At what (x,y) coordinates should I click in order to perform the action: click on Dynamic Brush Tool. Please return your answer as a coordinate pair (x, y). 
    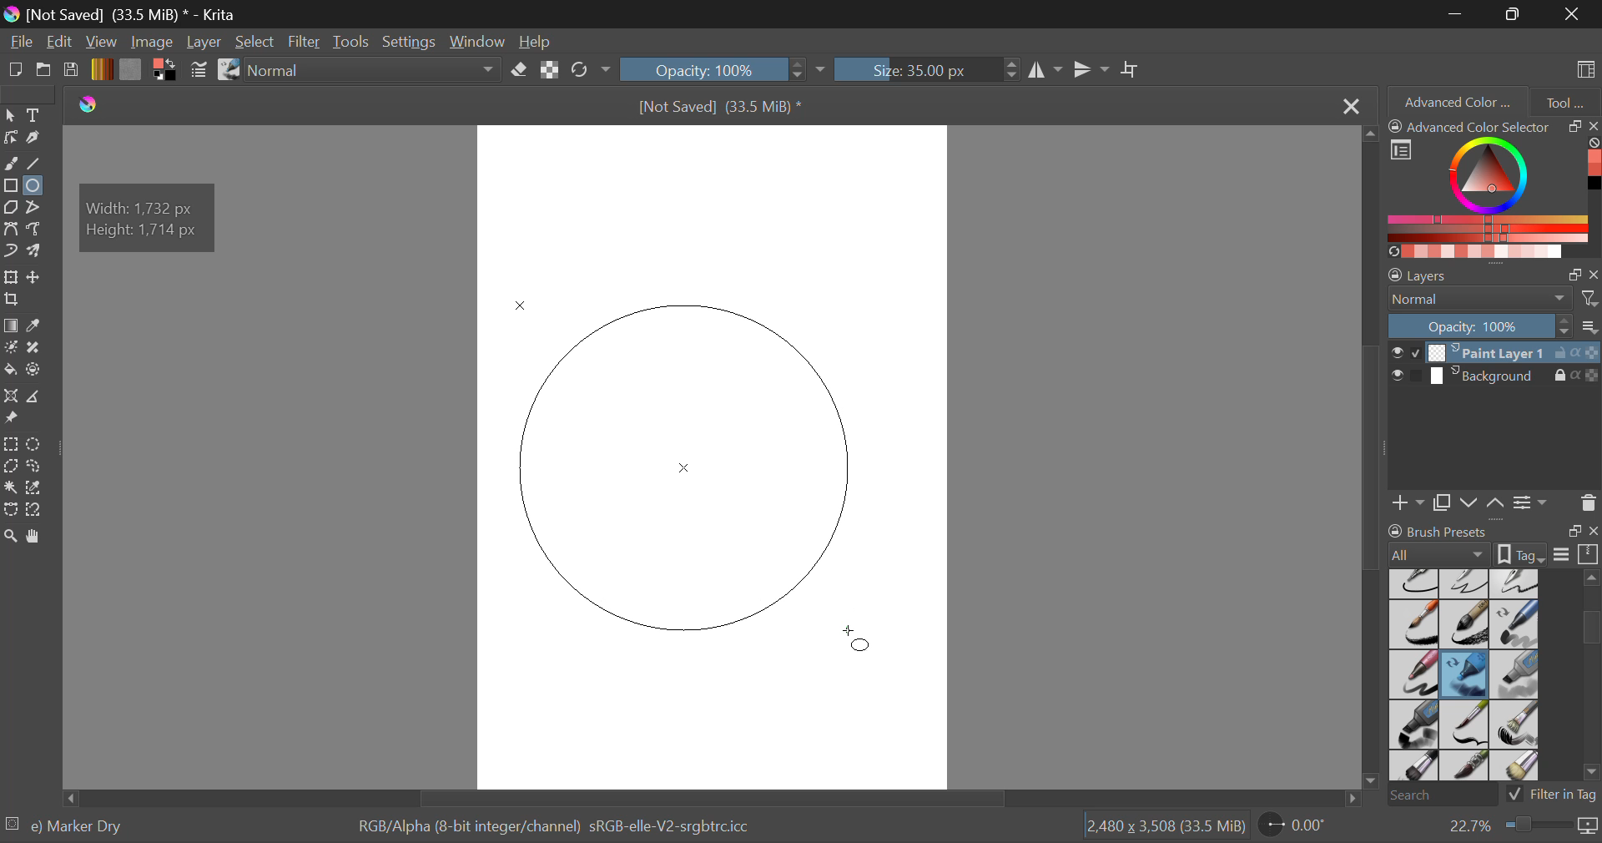
    Looking at the image, I should click on (10, 252).